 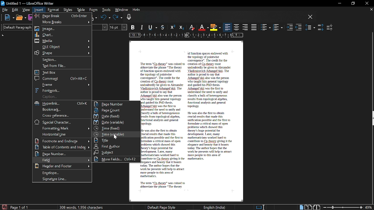 What do you see at coordinates (62, 116) in the screenshot?
I see `cross reference` at bounding box center [62, 116].